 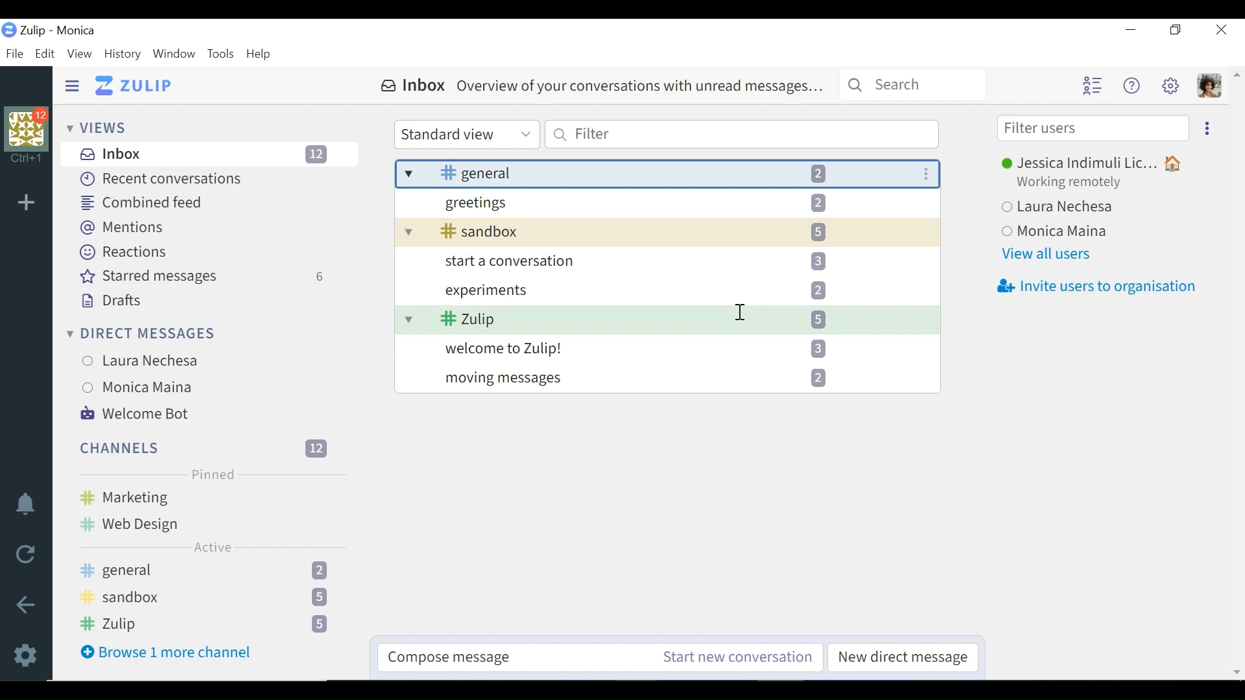 What do you see at coordinates (925, 172) in the screenshot?
I see `More` at bounding box center [925, 172].